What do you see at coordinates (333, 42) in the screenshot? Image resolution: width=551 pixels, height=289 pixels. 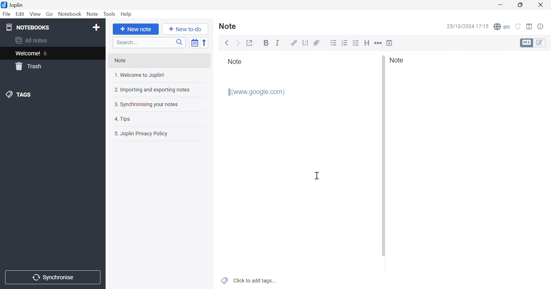 I see `Bulleted List` at bounding box center [333, 42].